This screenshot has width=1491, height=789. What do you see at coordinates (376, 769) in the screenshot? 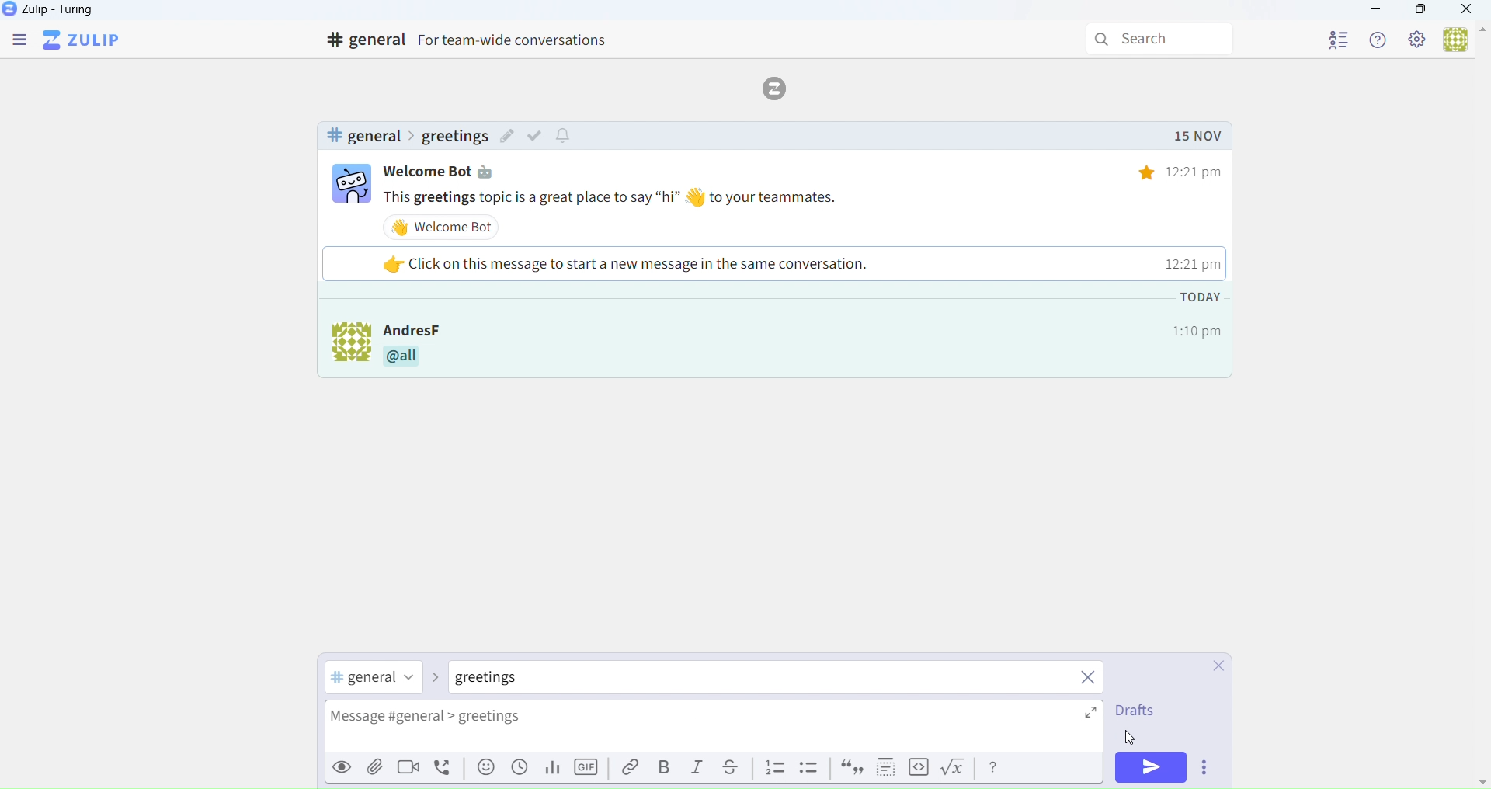
I see `Attachment` at bounding box center [376, 769].